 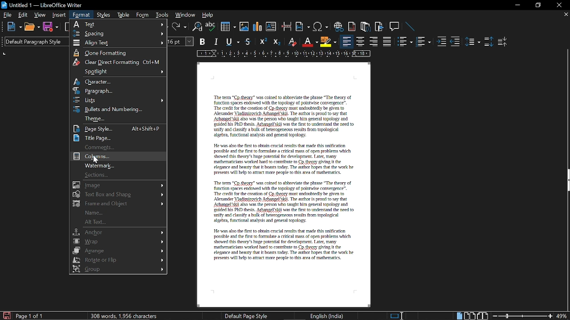 I want to click on insert Symbol, so click(x=321, y=27).